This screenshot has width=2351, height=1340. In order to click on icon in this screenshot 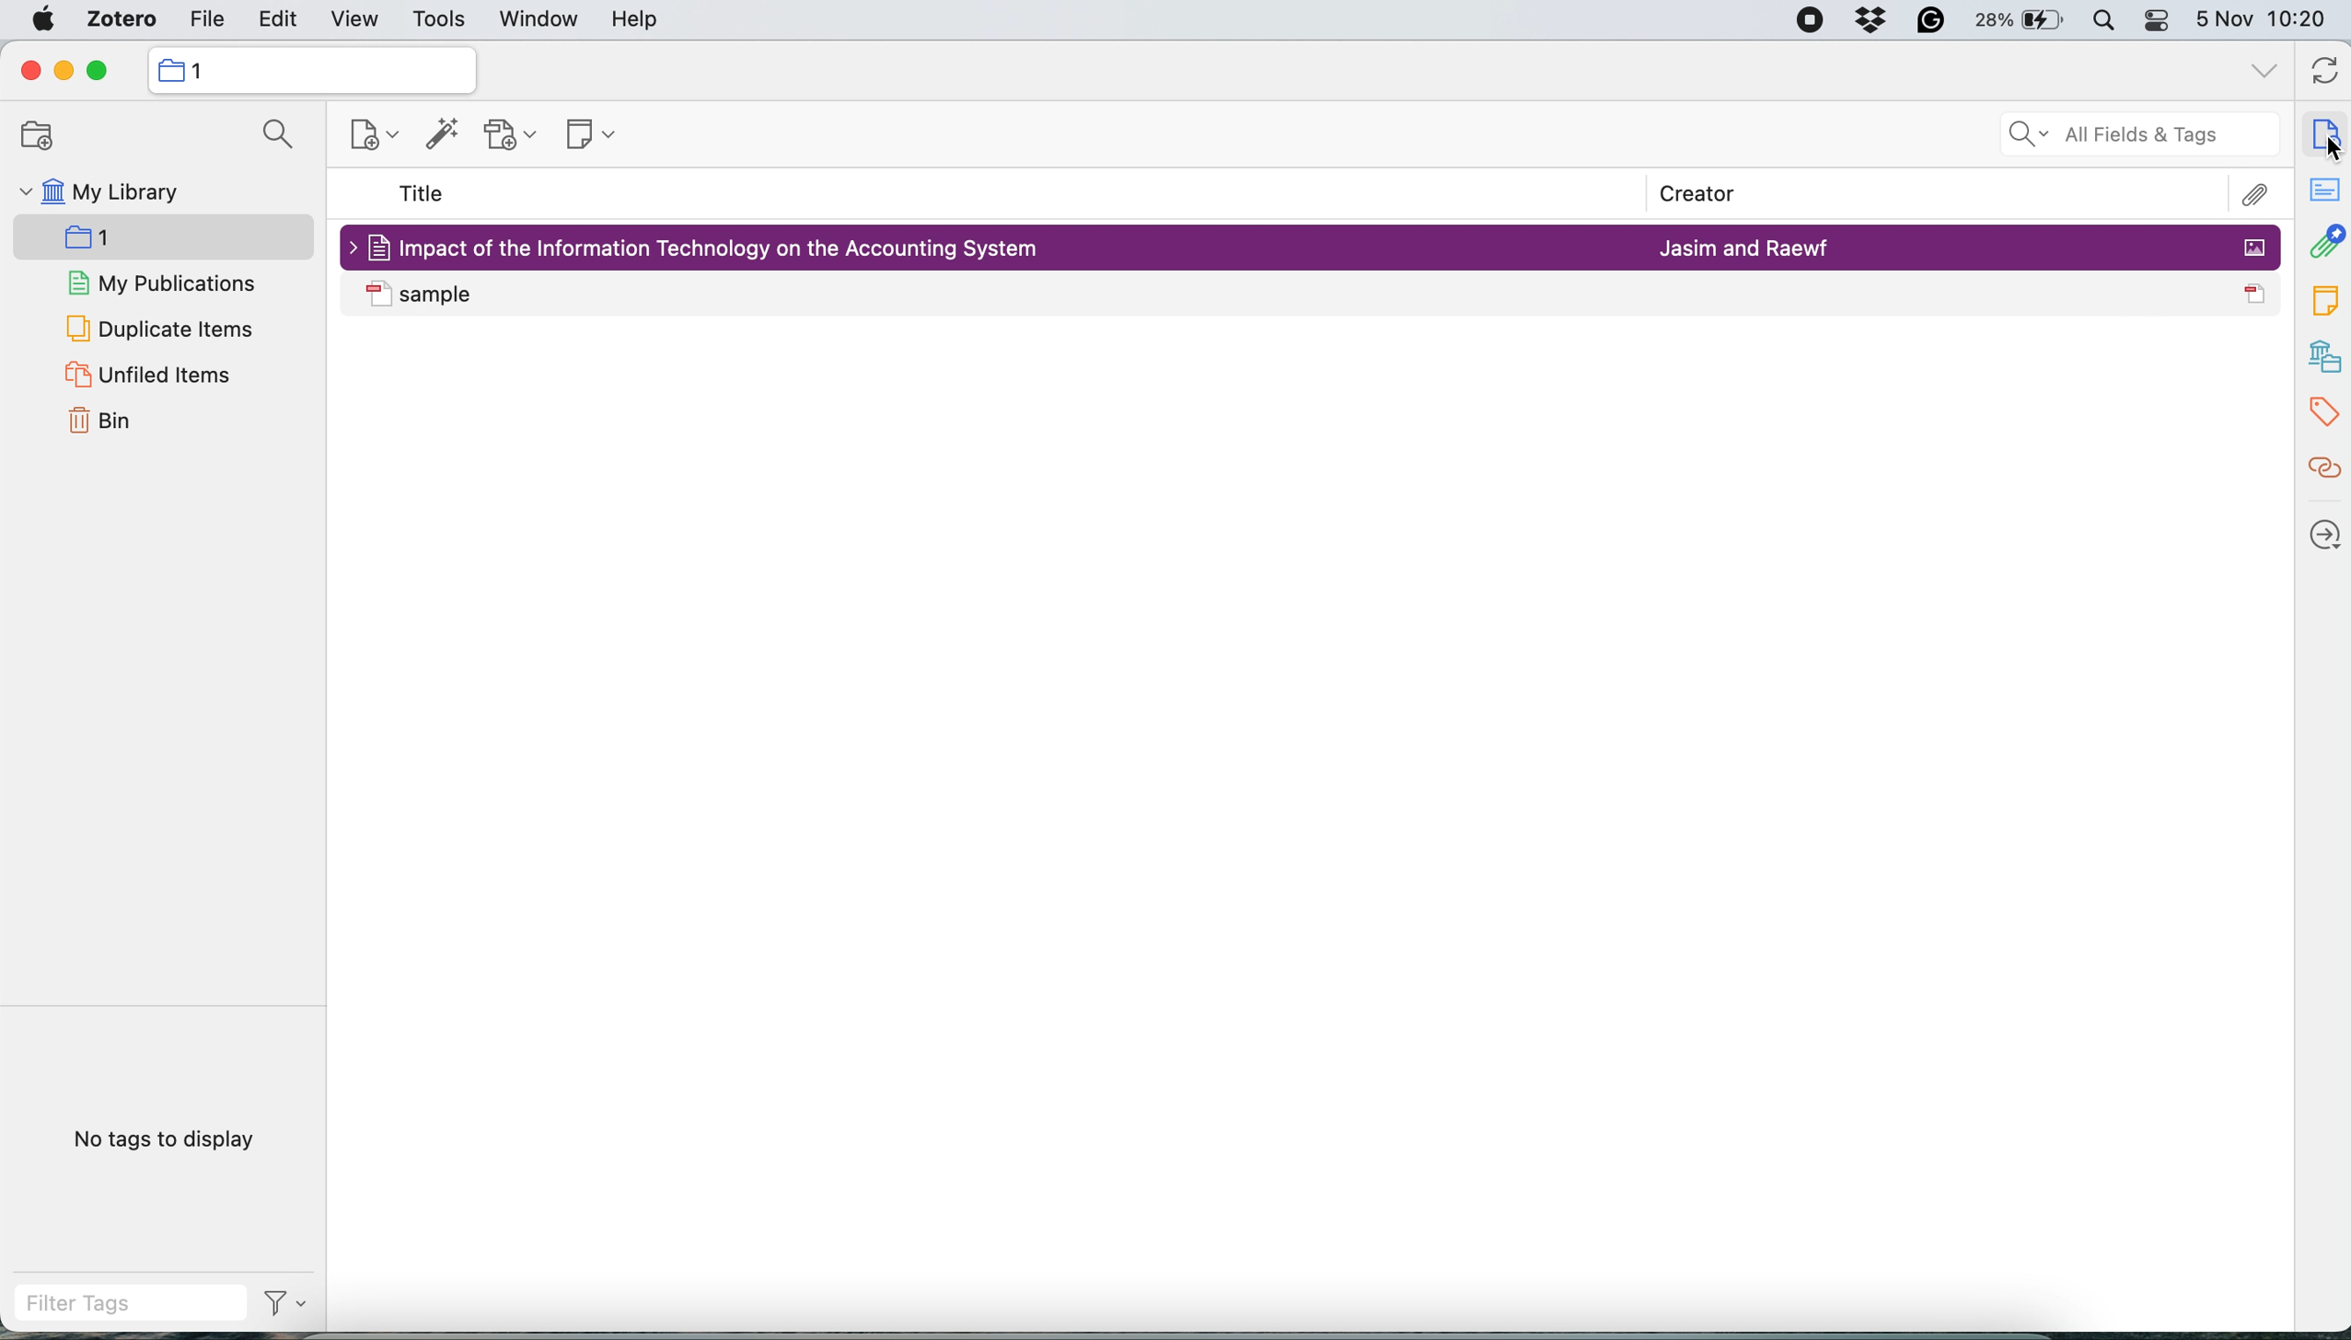, I will do `click(2256, 247)`.